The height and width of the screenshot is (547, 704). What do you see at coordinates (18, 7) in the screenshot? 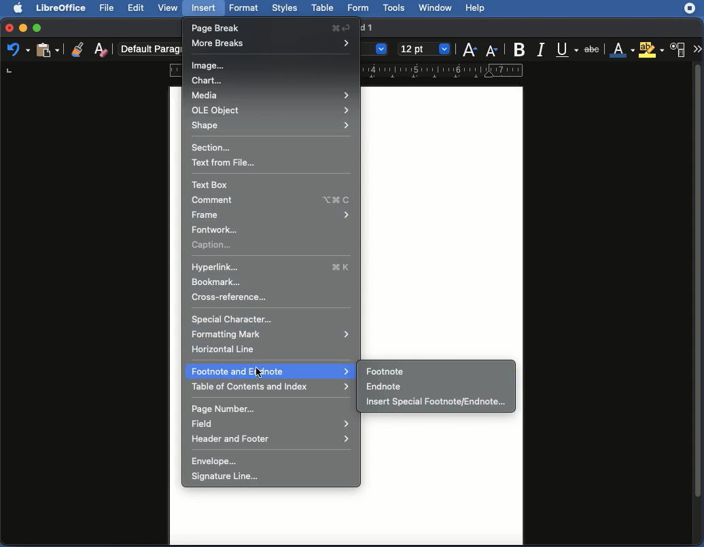
I see `Apple Logo` at bounding box center [18, 7].